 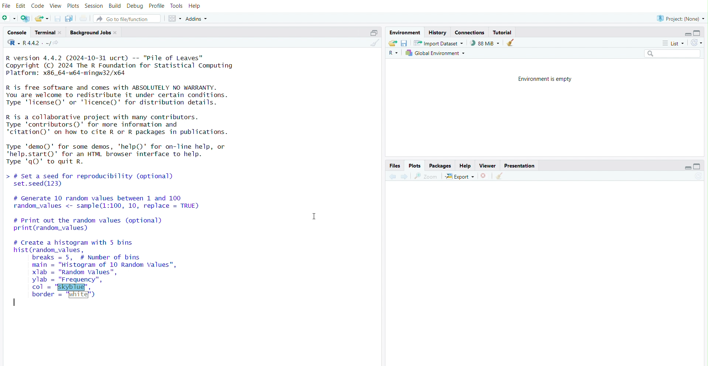 What do you see at coordinates (57, 18) in the screenshot?
I see `save current document` at bounding box center [57, 18].